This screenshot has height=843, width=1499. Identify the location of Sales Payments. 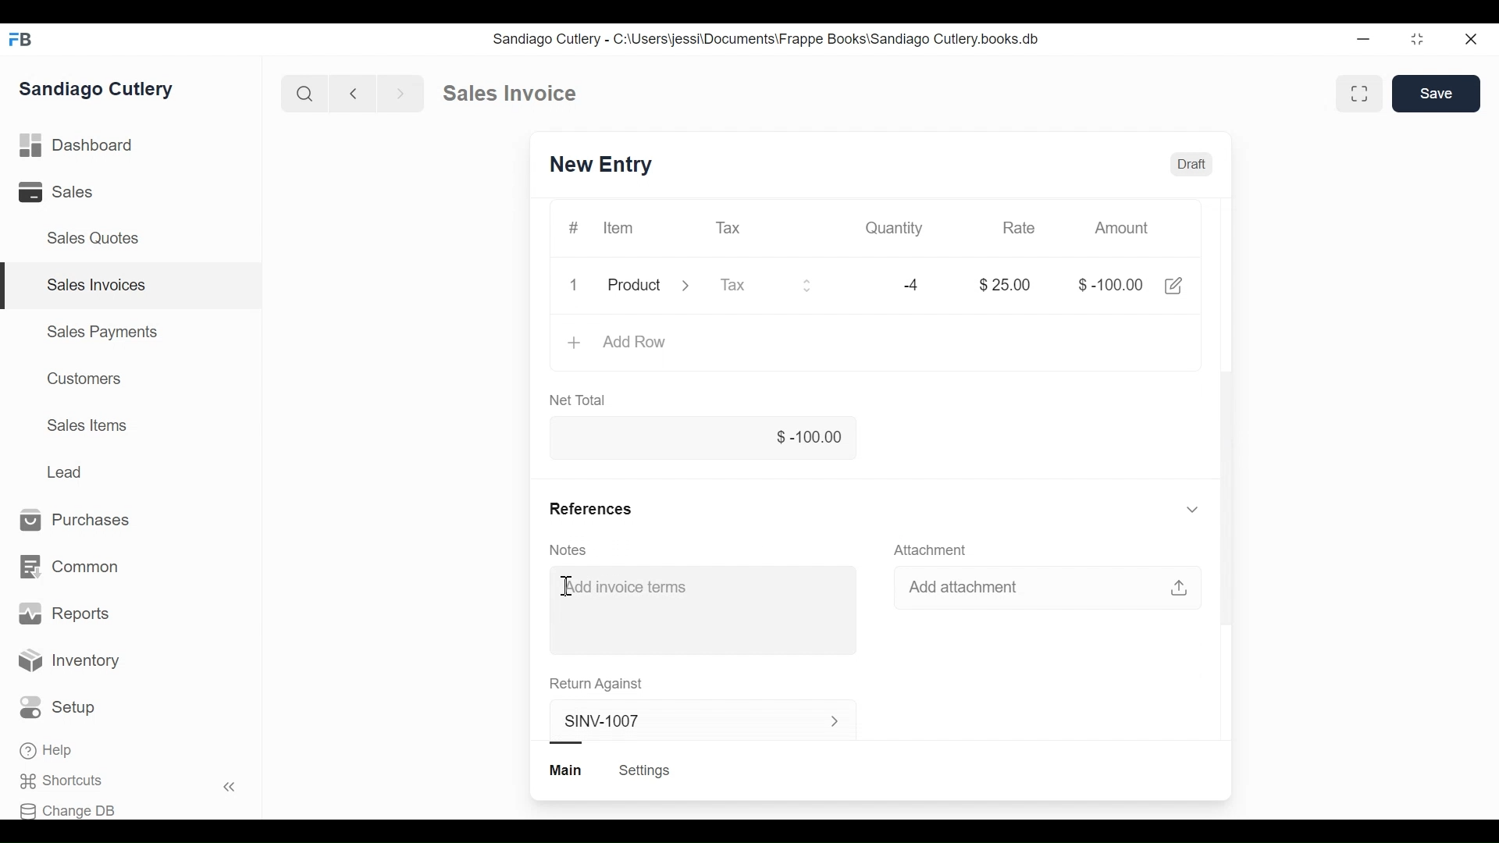
(102, 332).